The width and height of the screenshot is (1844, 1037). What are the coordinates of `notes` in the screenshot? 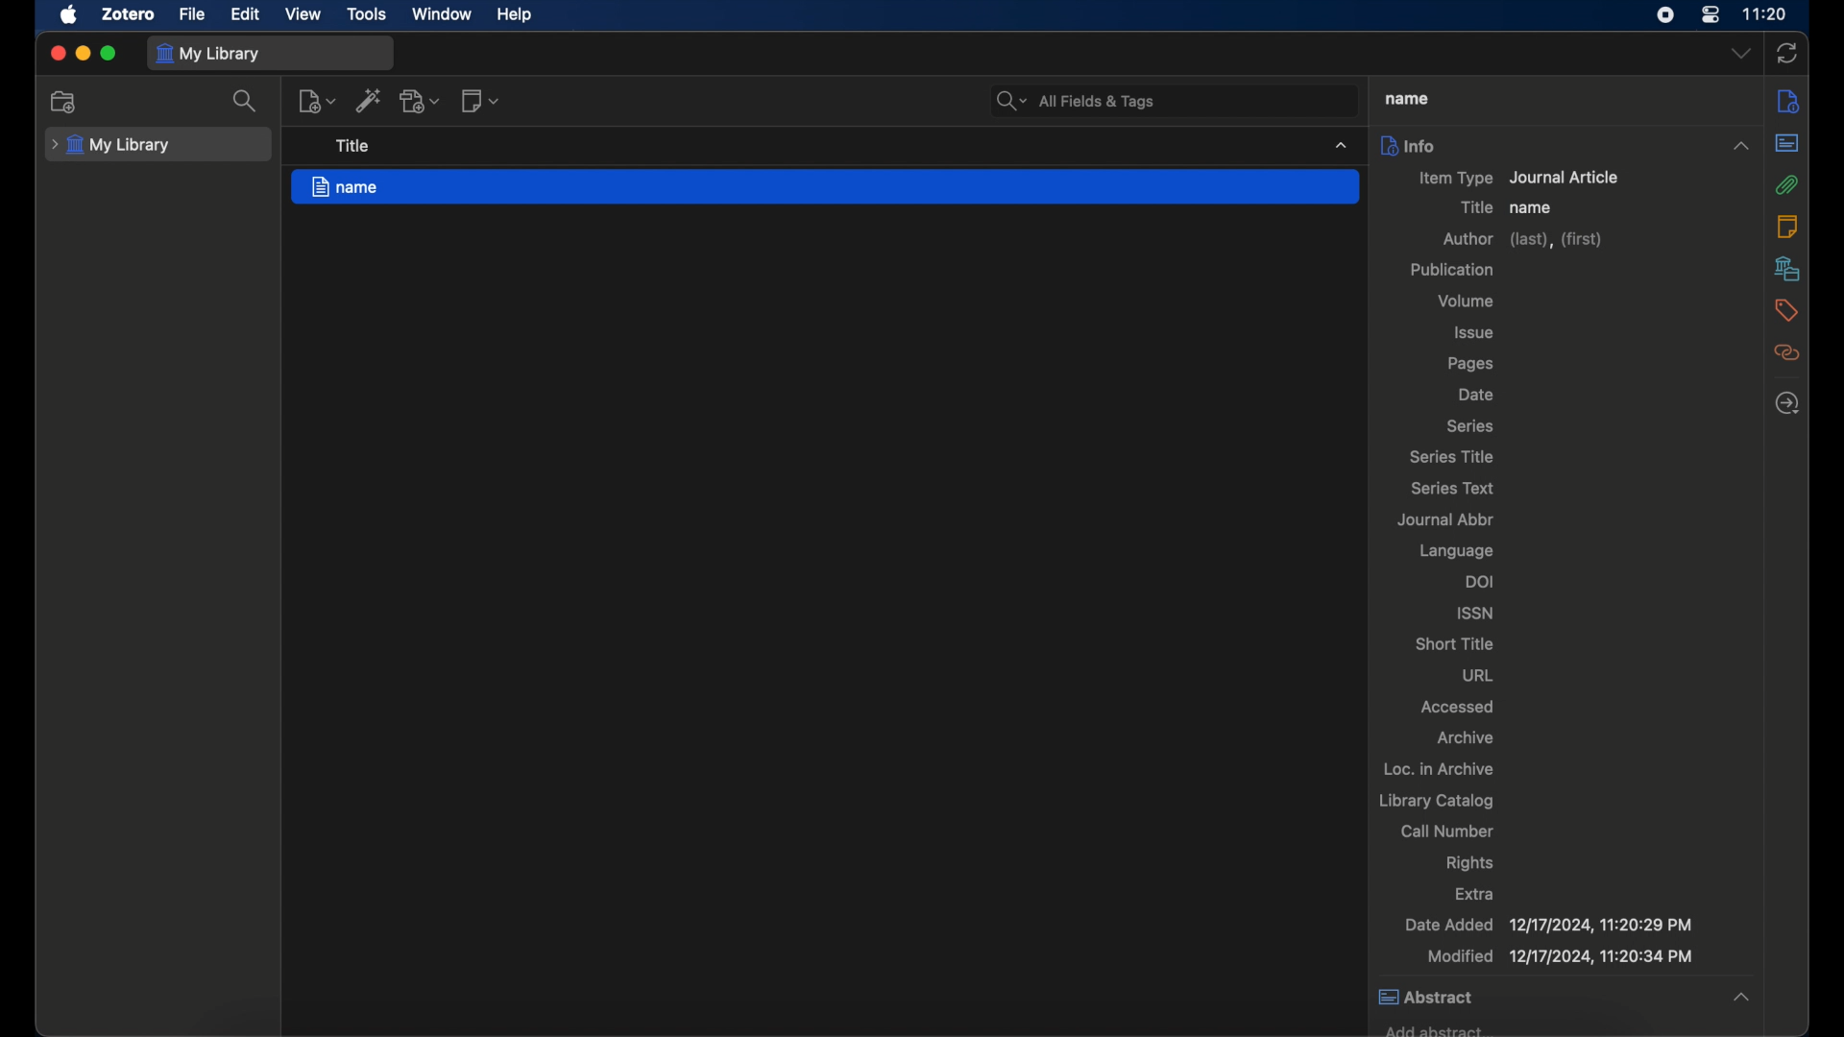 It's located at (1785, 226).